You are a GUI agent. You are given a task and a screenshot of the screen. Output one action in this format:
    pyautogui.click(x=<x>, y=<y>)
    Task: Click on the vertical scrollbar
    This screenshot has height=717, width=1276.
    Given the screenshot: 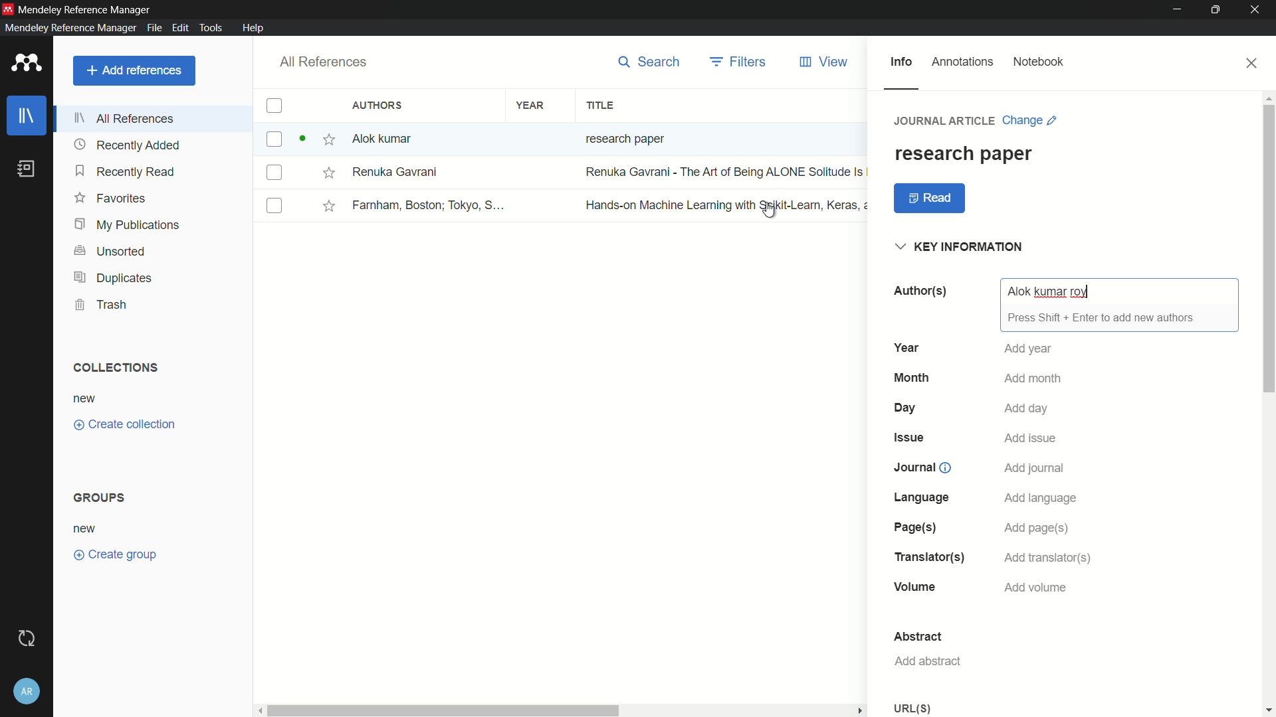 What is the action you would take?
    pyautogui.click(x=1268, y=403)
    